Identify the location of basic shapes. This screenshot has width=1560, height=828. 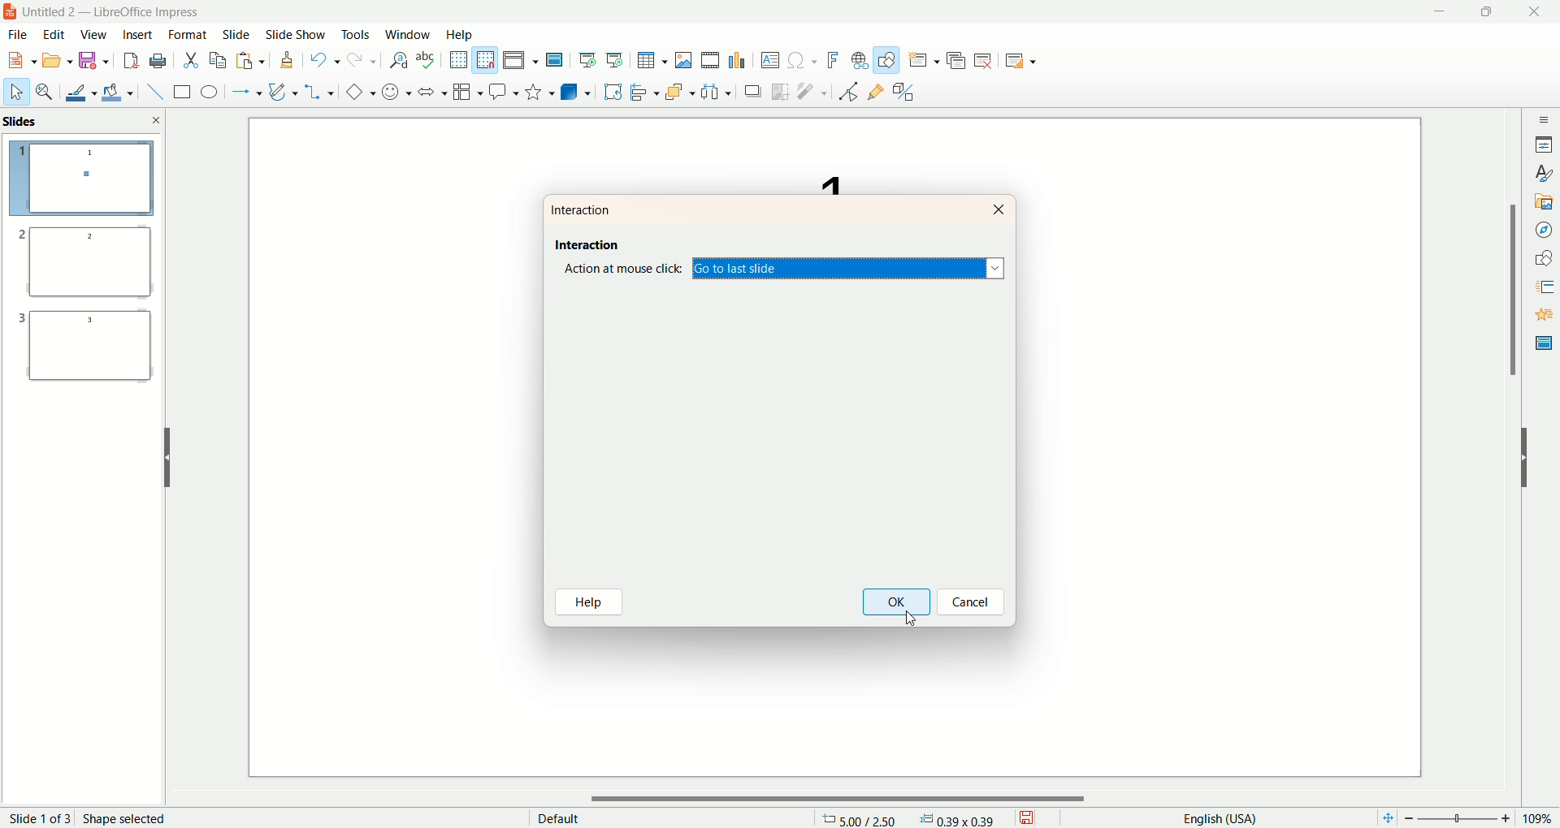
(357, 93).